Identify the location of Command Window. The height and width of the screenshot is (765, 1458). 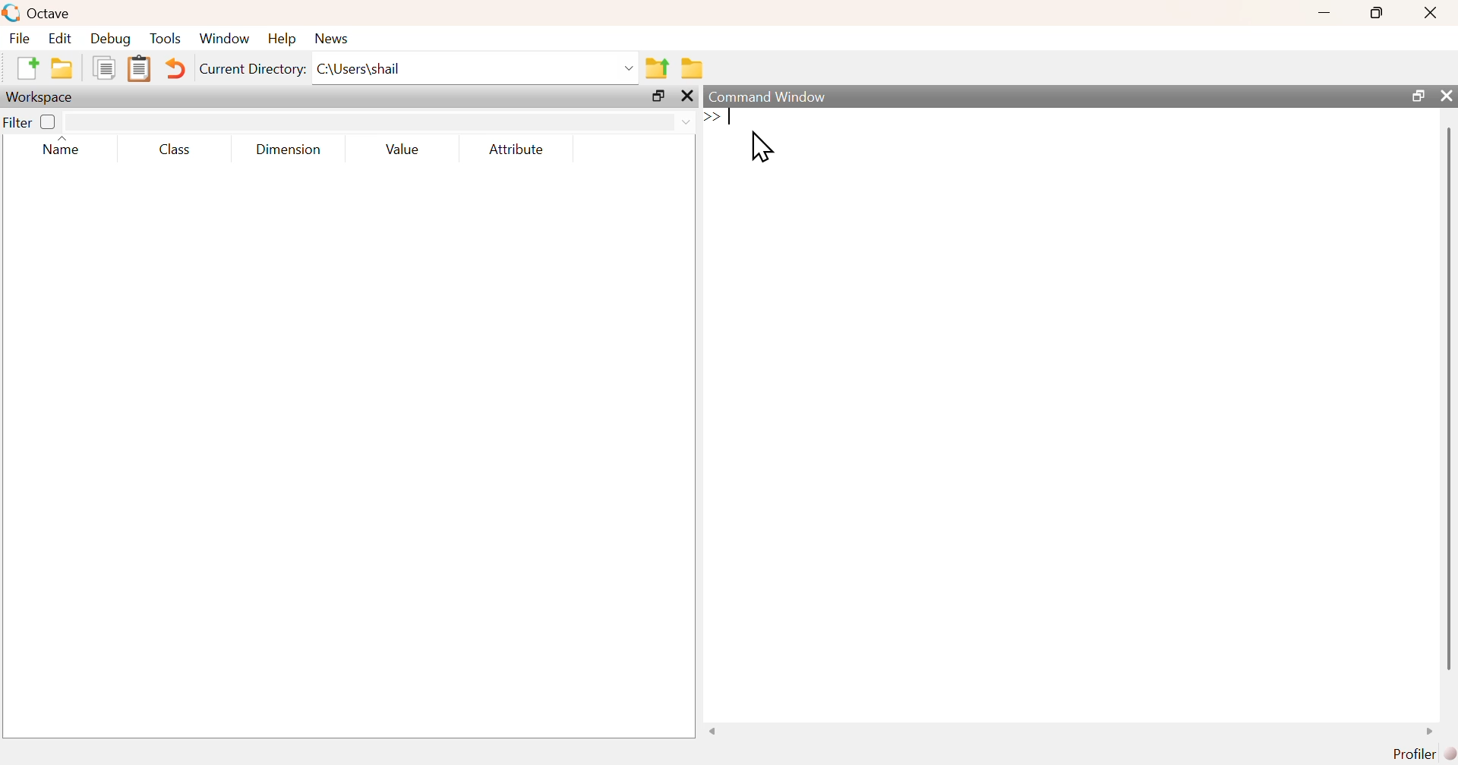
(769, 96).